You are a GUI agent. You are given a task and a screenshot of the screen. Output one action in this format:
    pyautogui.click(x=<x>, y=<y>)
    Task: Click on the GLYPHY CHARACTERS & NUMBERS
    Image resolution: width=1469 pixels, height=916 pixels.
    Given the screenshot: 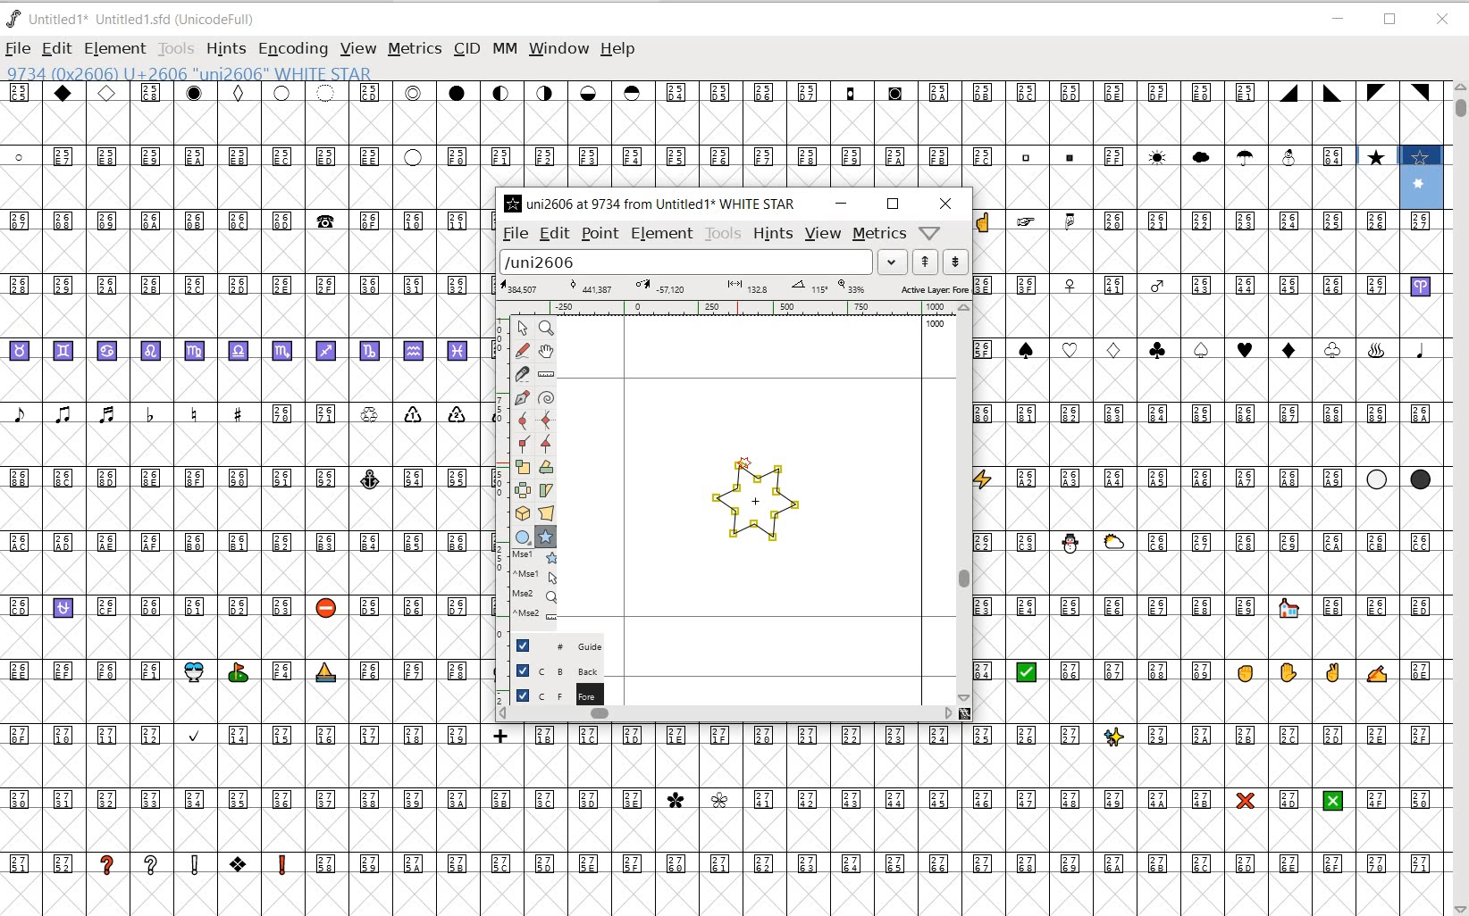 What is the action you would take?
    pyautogui.click(x=1208, y=721)
    